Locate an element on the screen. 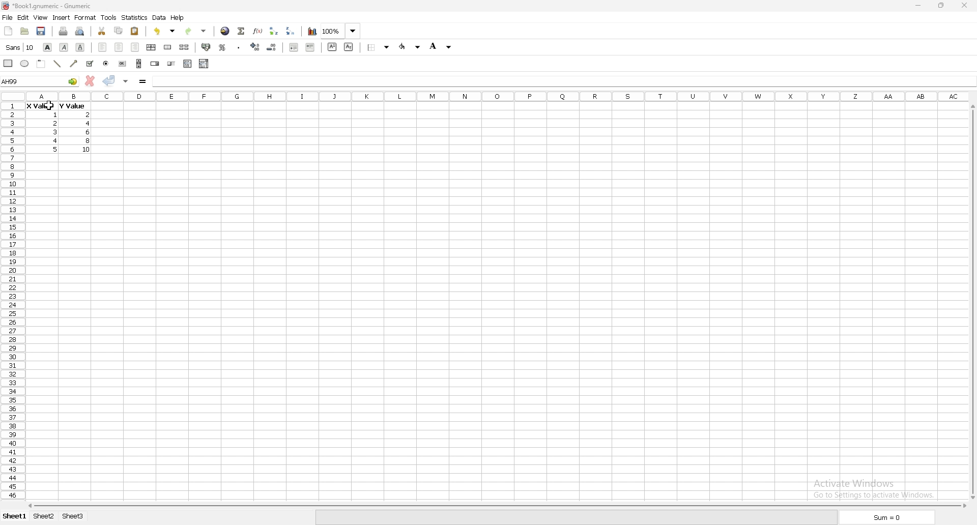 The height and width of the screenshot is (525, 977). summation is located at coordinates (241, 31).